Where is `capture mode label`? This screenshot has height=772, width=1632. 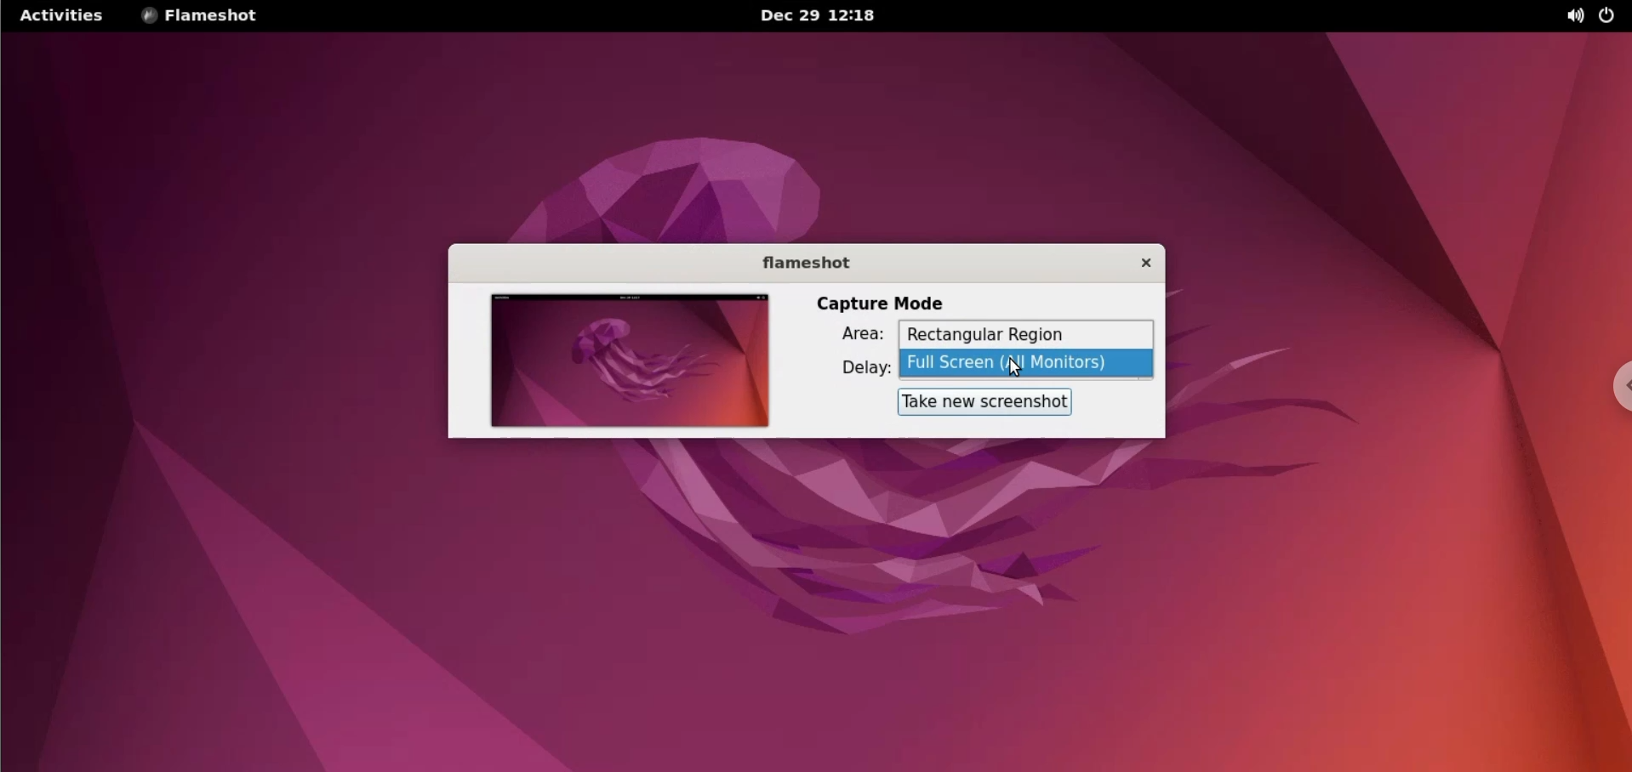 capture mode label is located at coordinates (882, 304).